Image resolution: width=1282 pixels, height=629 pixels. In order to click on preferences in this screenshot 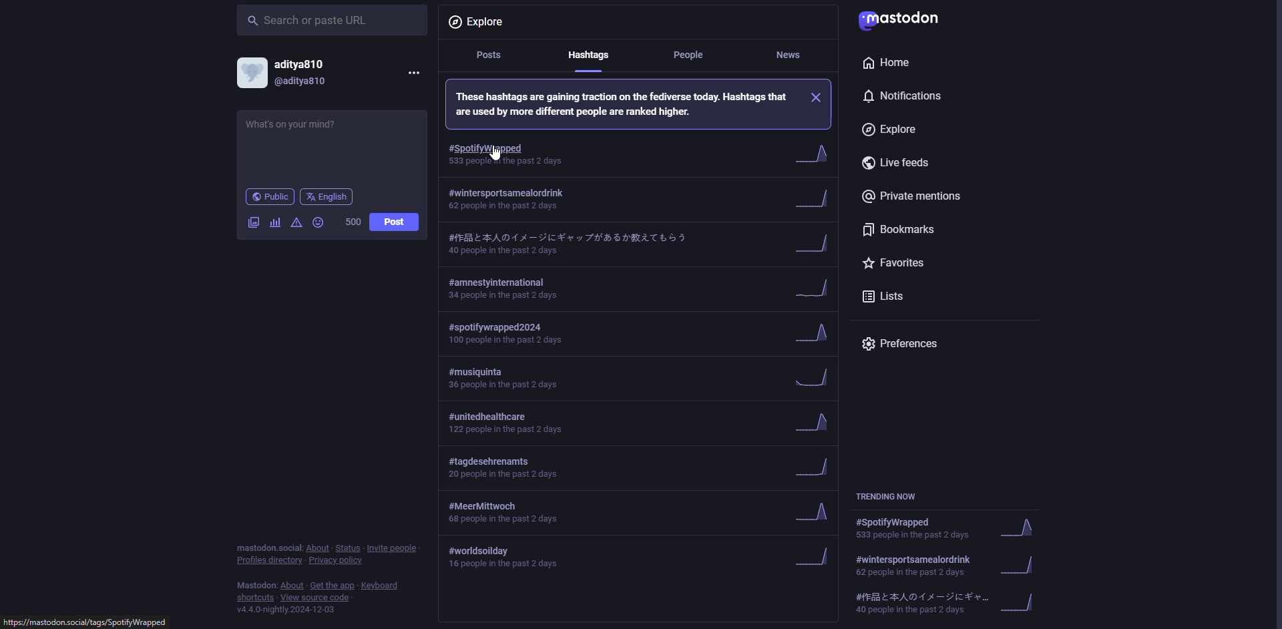, I will do `click(906, 344)`.